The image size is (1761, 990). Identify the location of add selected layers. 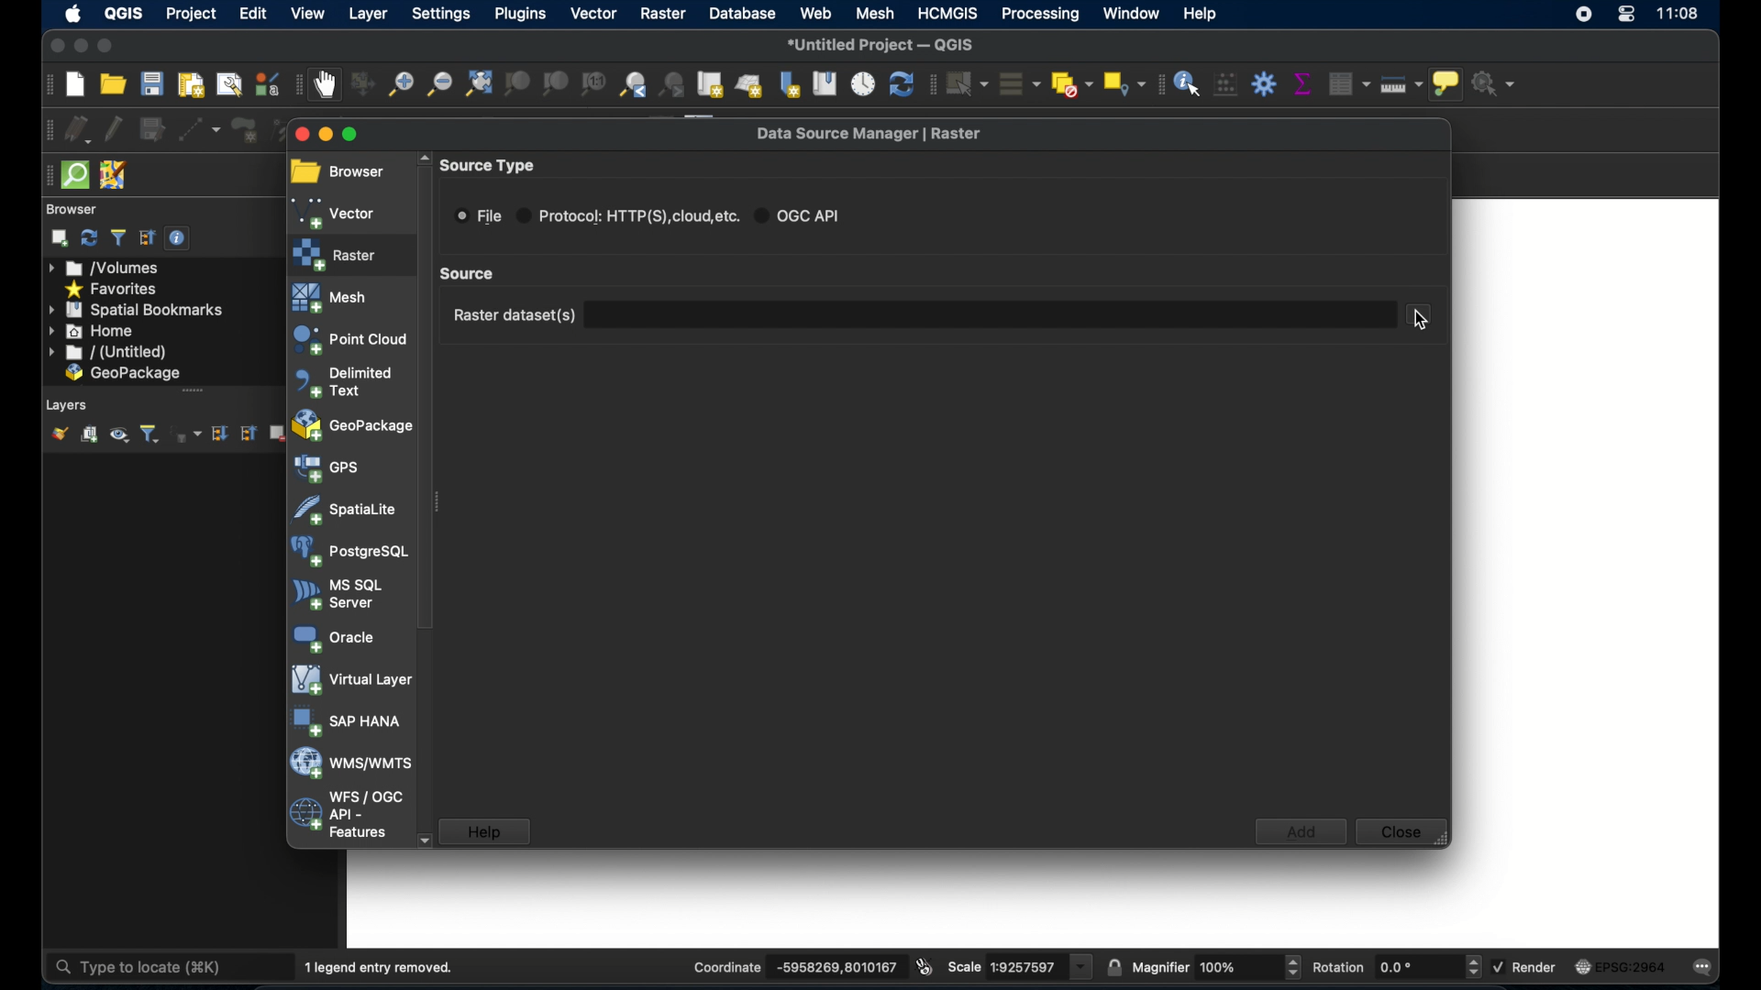
(60, 238).